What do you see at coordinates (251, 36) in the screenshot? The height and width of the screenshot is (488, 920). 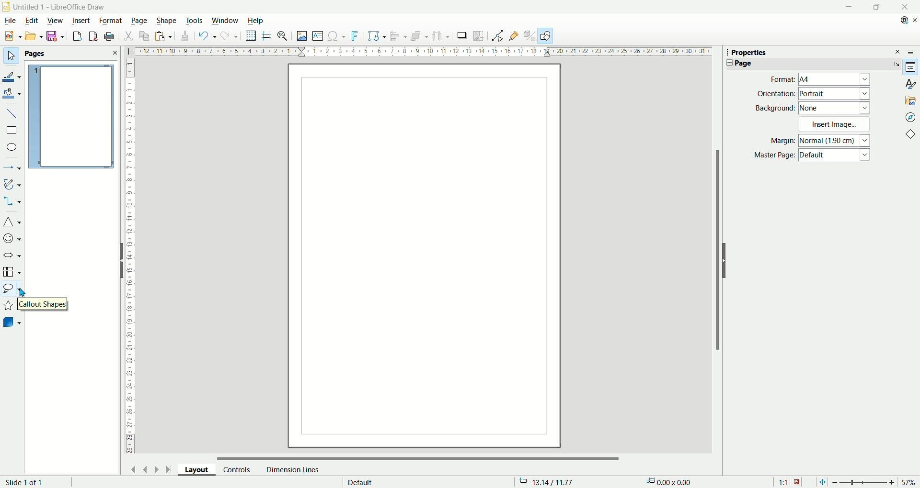 I see `show grid` at bounding box center [251, 36].